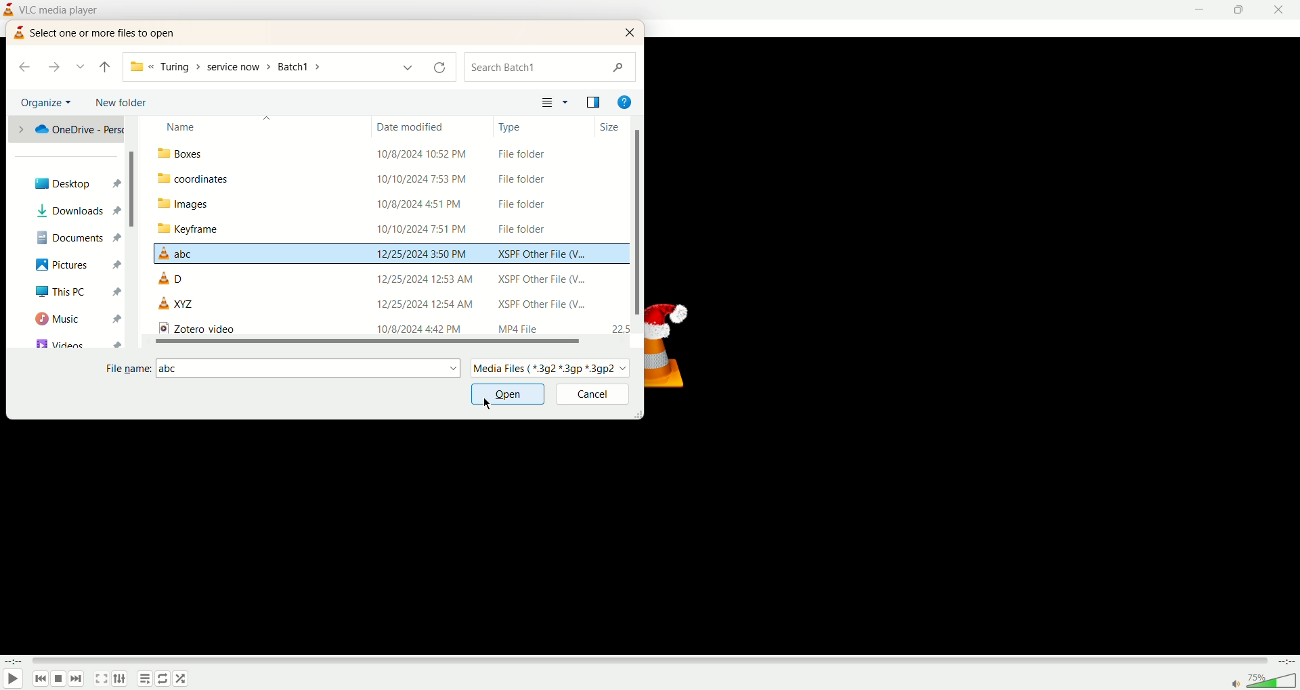 The height and width of the screenshot is (690, 1300). Describe the element at coordinates (75, 265) in the screenshot. I see `pictures` at that location.